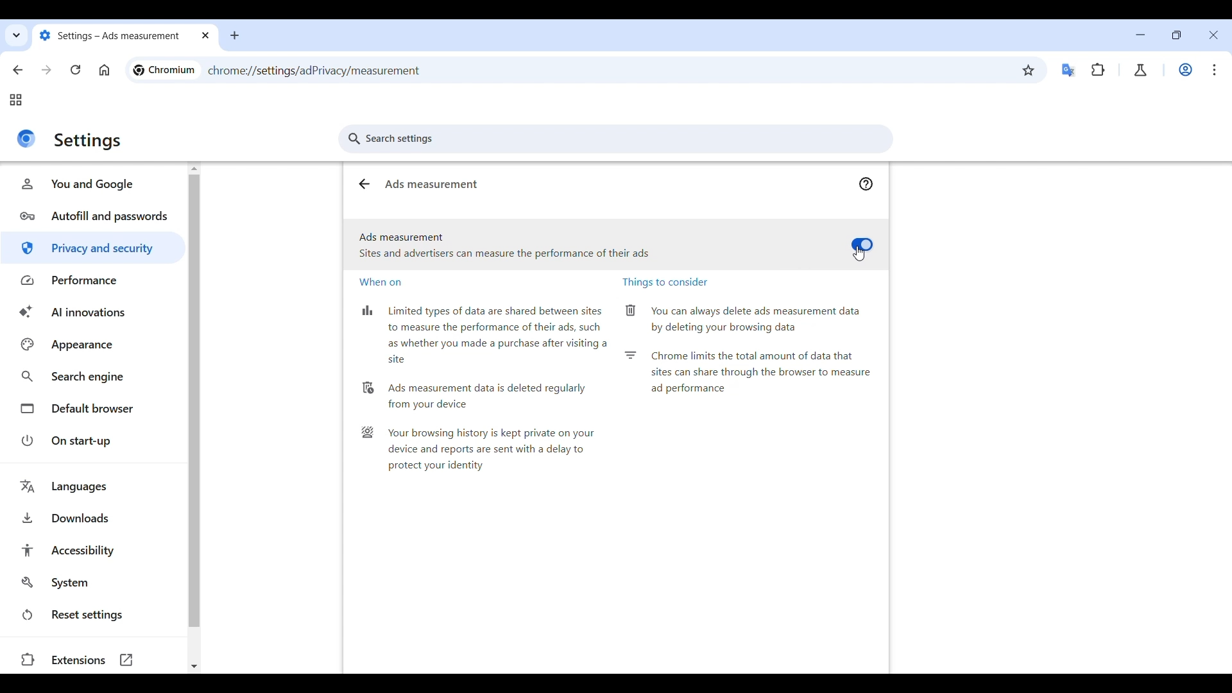 The width and height of the screenshot is (1232, 693). Describe the element at coordinates (364, 184) in the screenshot. I see `Go back to ads privacy` at that location.